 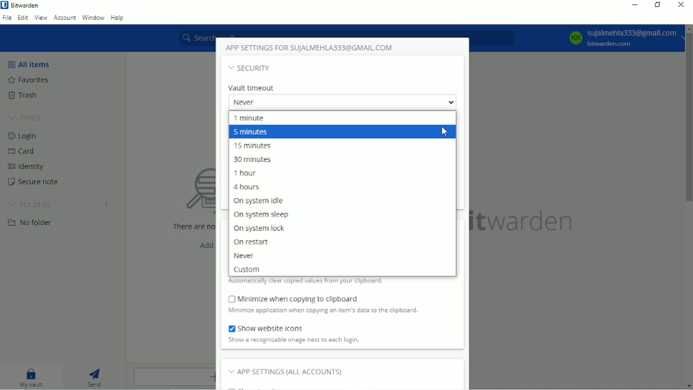 I want to click on Show a recognizable image next to each login., so click(x=294, y=340).